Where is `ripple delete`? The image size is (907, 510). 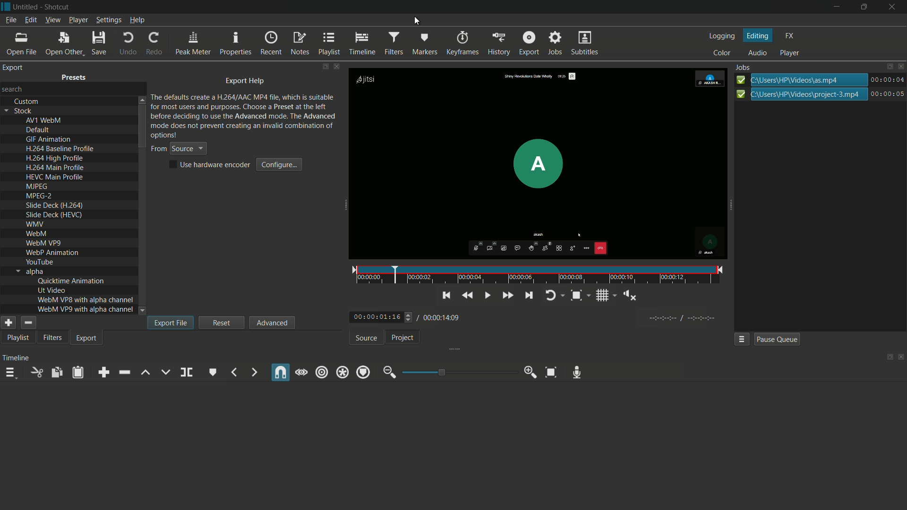 ripple delete is located at coordinates (123, 373).